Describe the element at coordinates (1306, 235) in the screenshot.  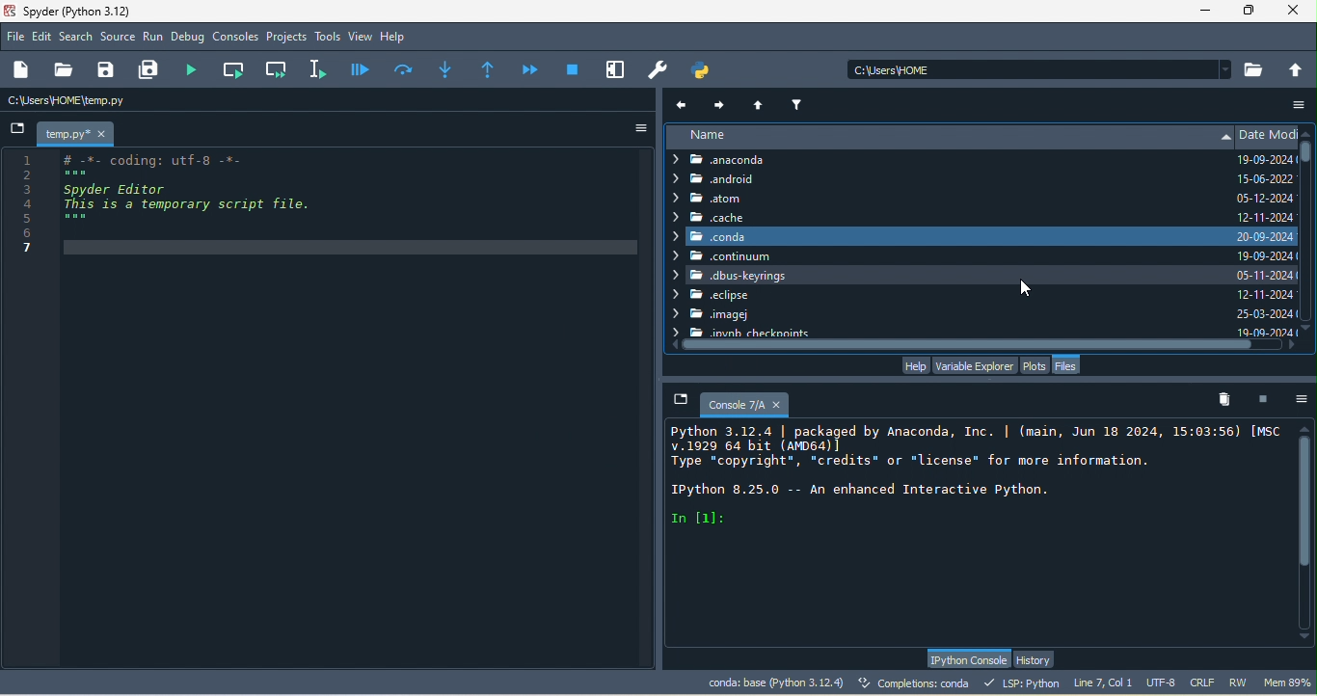
I see `vertical scroll bar` at that location.